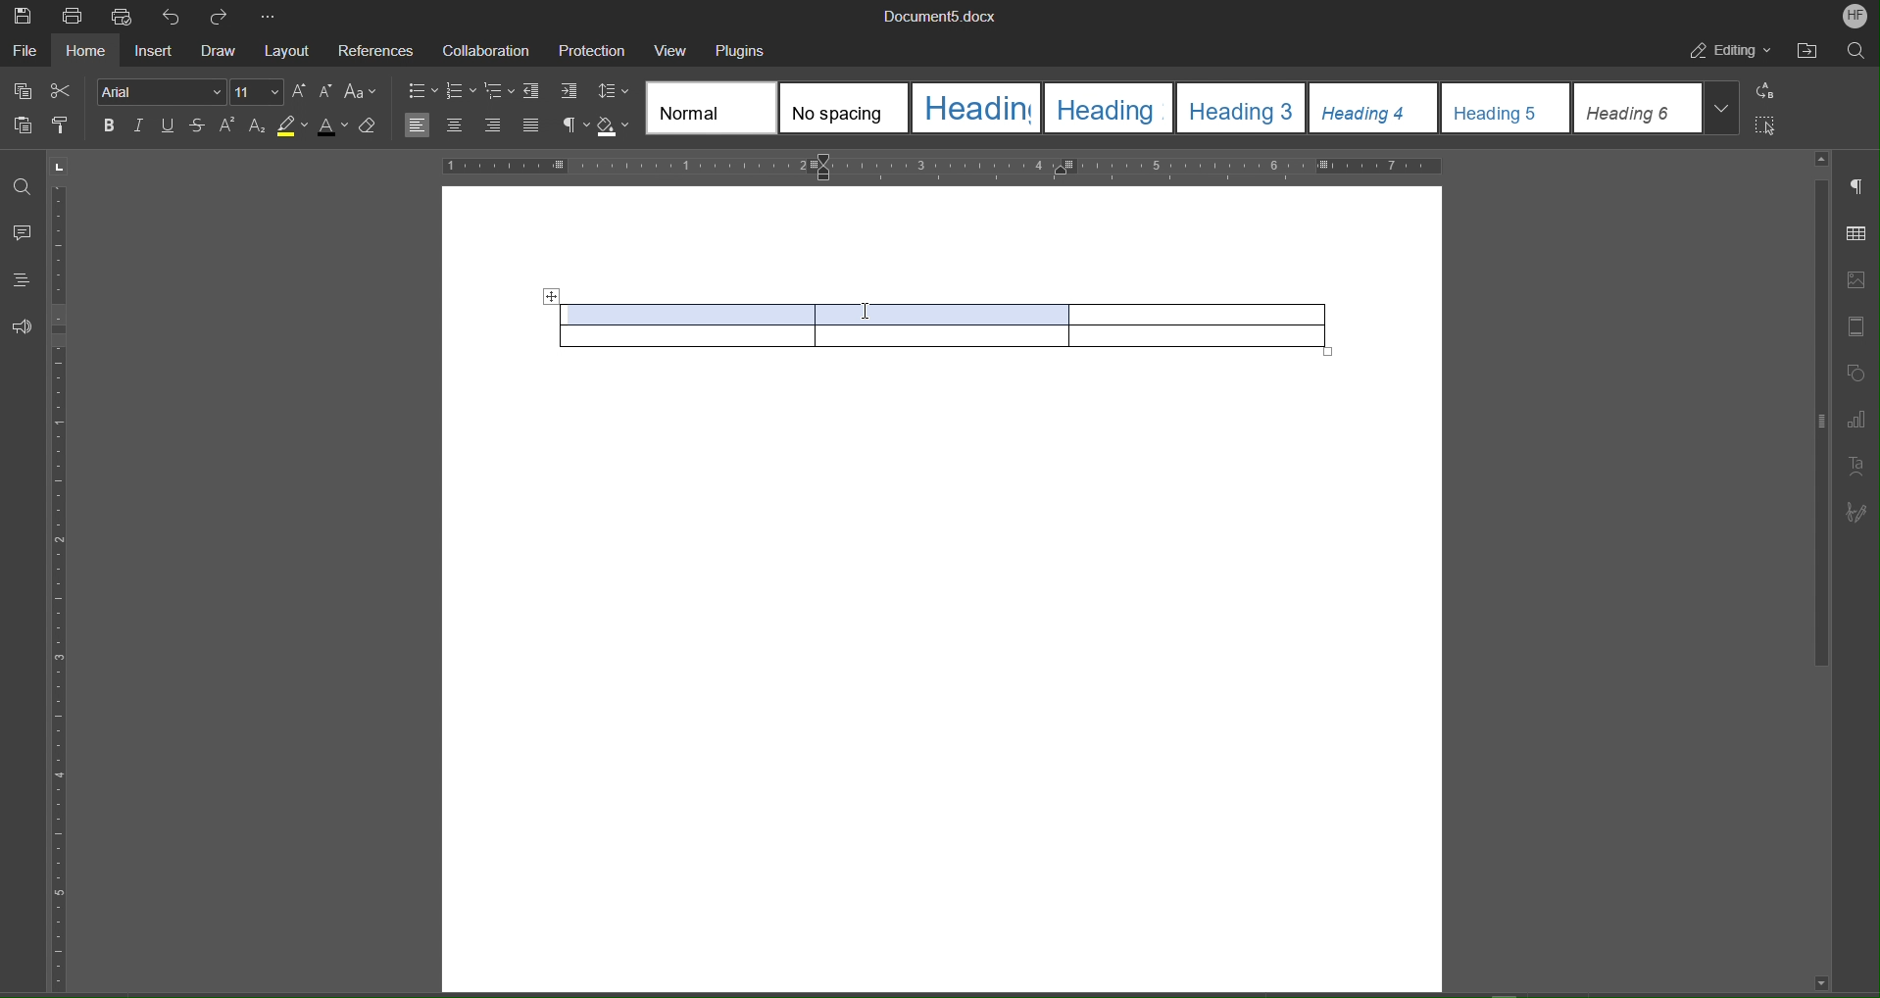 The height and width of the screenshot is (998, 1880). Describe the element at coordinates (371, 125) in the screenshot. I see `Erase Style` at that location.